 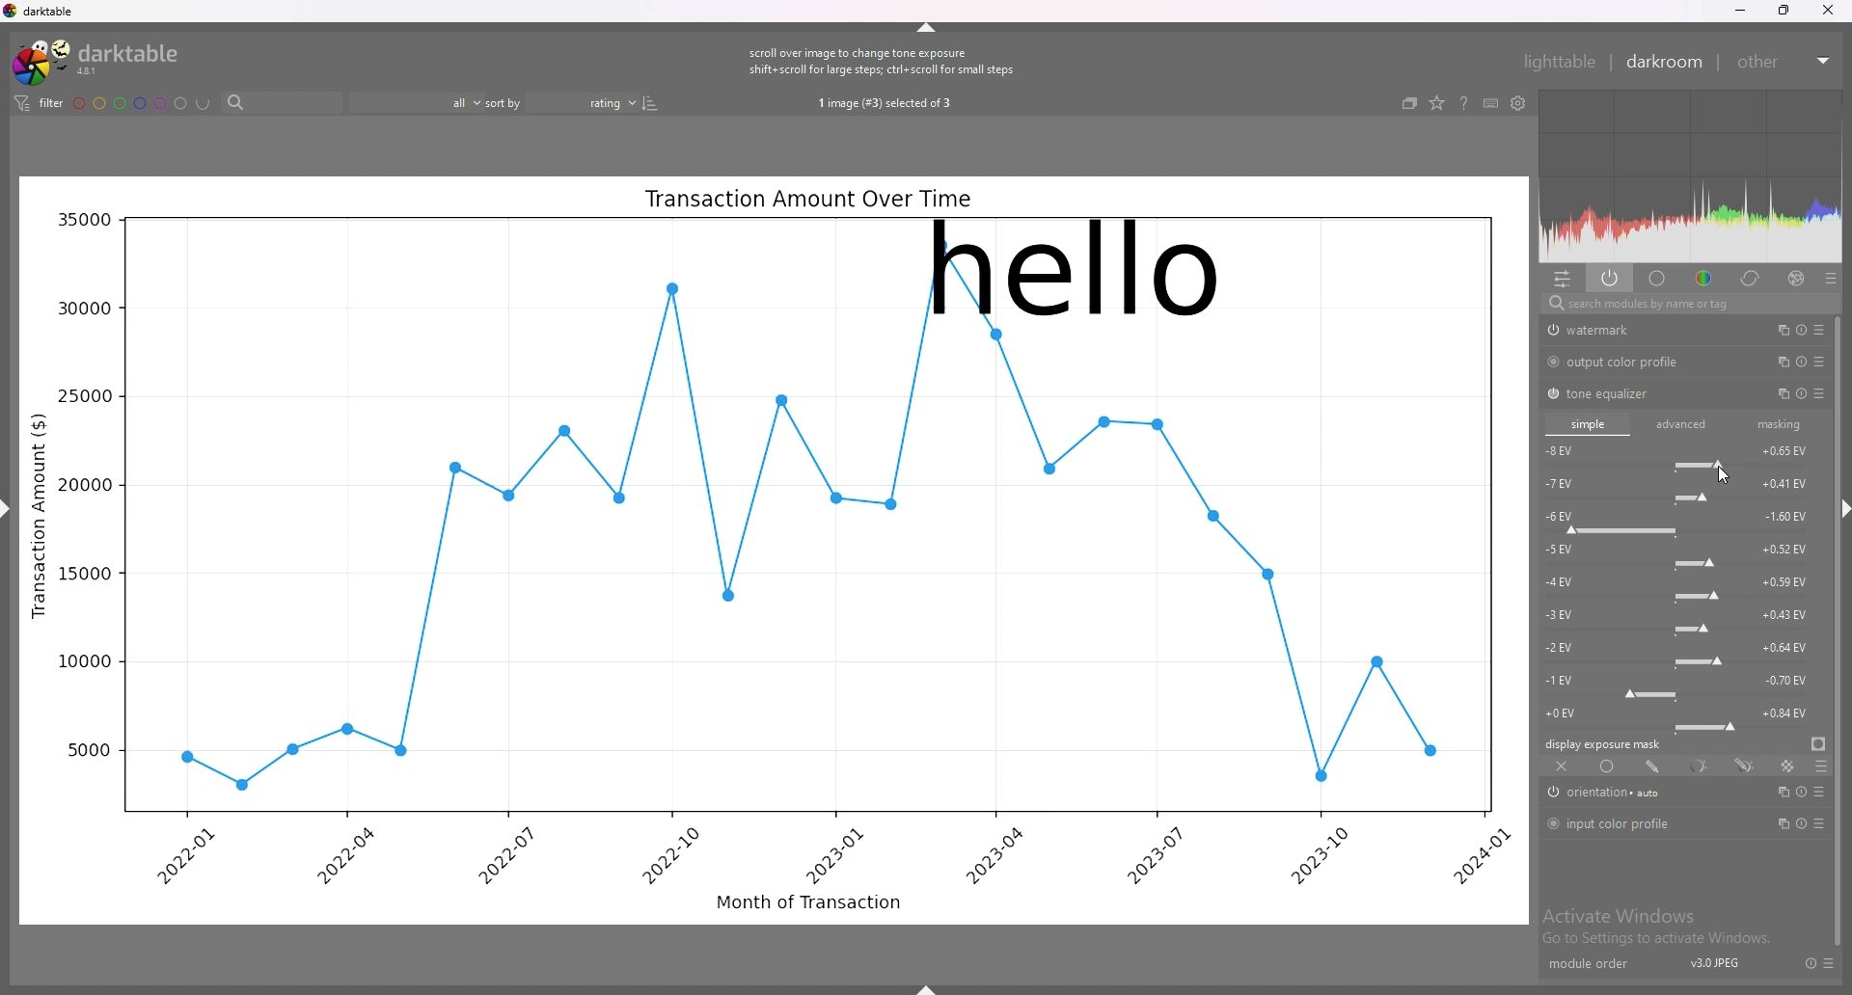 I want to click on darktable logo, so click(x=103, y=61).